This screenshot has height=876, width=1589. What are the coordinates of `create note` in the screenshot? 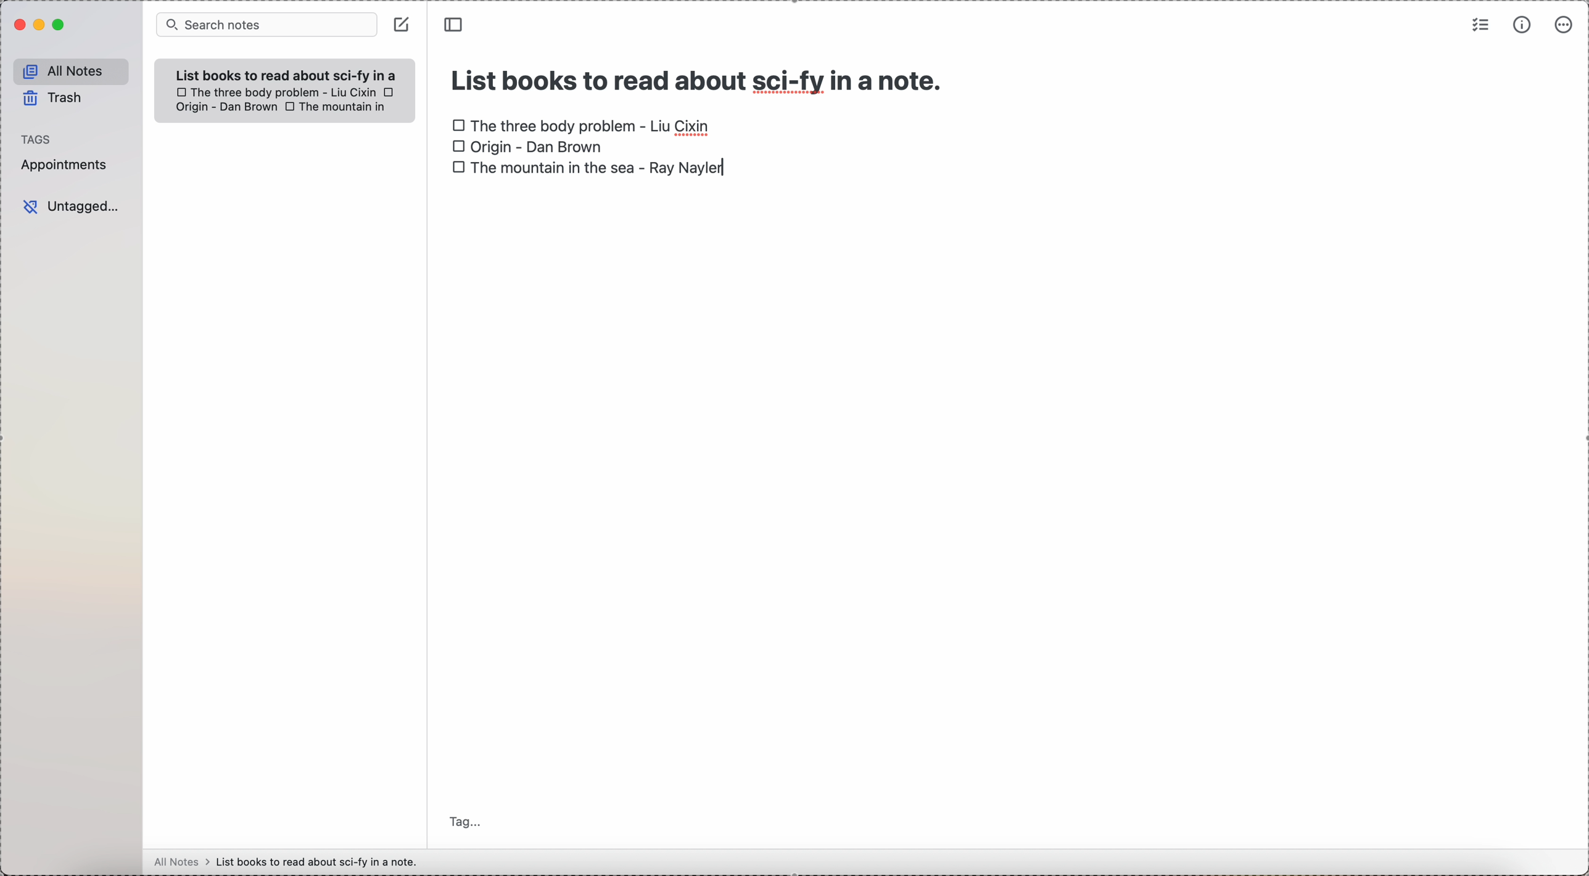 It's located at (402, 25).